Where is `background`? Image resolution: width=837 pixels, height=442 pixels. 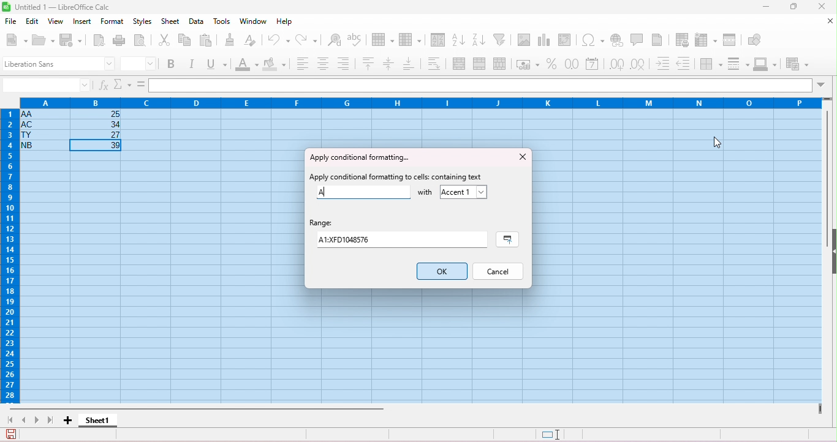 background is located at coordinates (275, 65).